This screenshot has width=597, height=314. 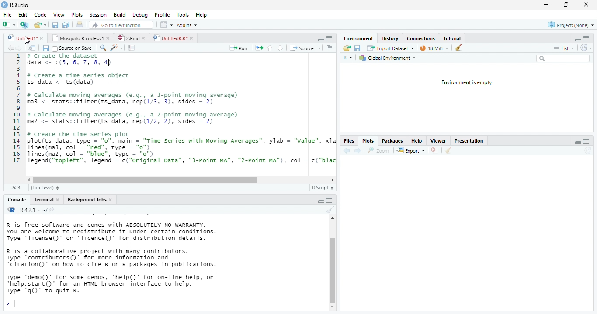 I want to click on close, so click(x=435, y=151).